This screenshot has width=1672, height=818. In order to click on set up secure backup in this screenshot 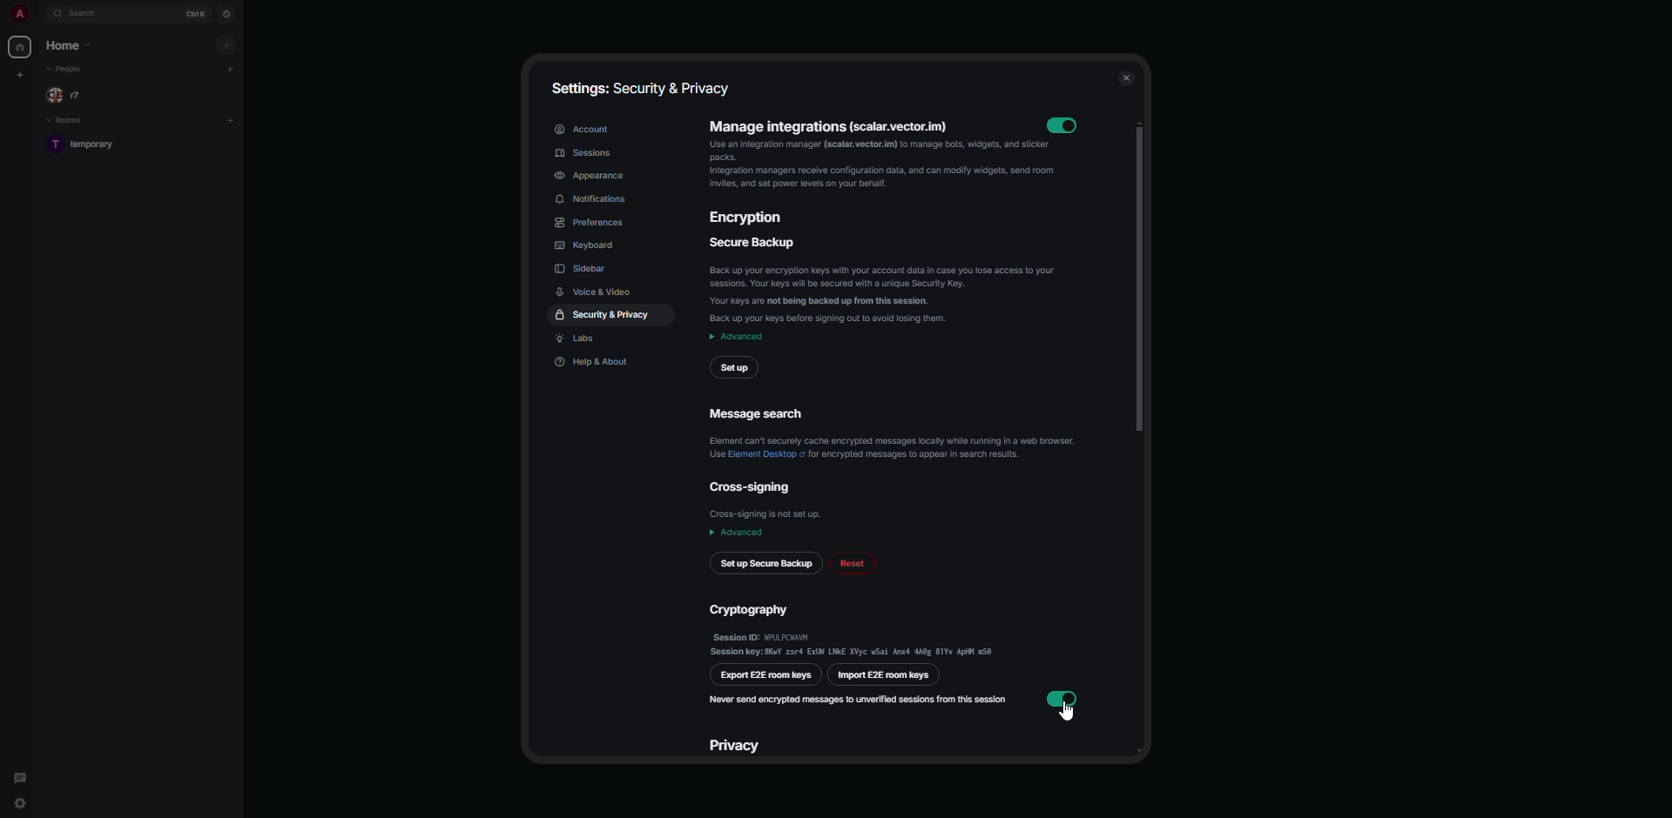, I will do `click(765, 563)`.